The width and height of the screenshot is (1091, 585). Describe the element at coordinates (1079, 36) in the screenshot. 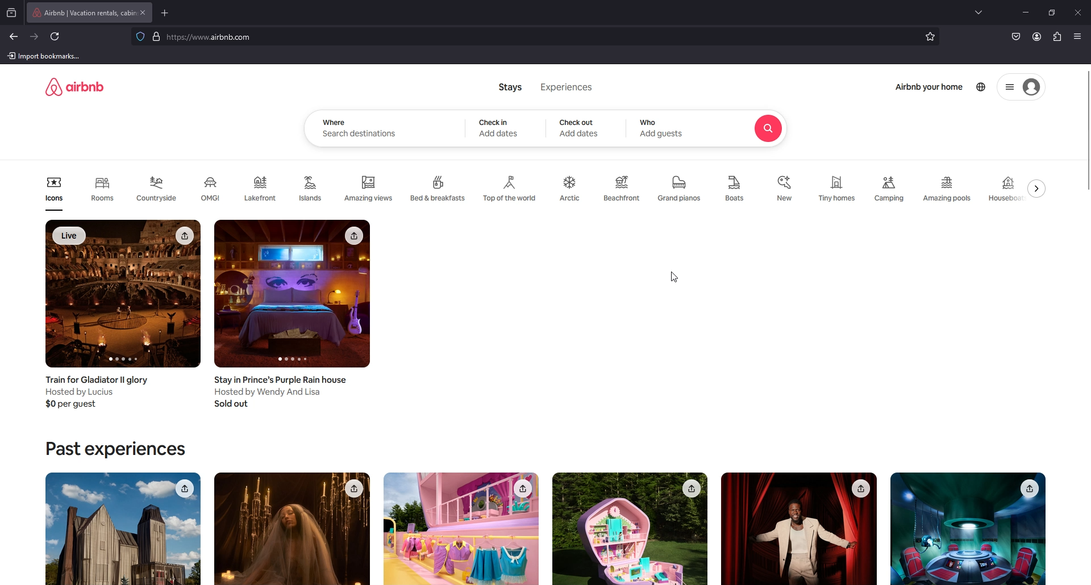

I see `application menu` at that location.